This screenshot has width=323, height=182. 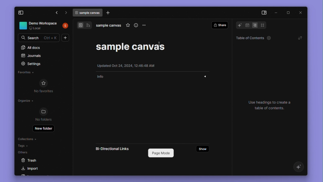 I want to click on info, so click(x=136, y=26).